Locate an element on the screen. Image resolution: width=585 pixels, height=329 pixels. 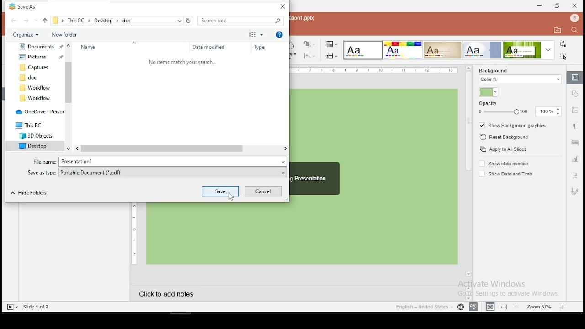
fit to slide is located at coordinates (490, 306).